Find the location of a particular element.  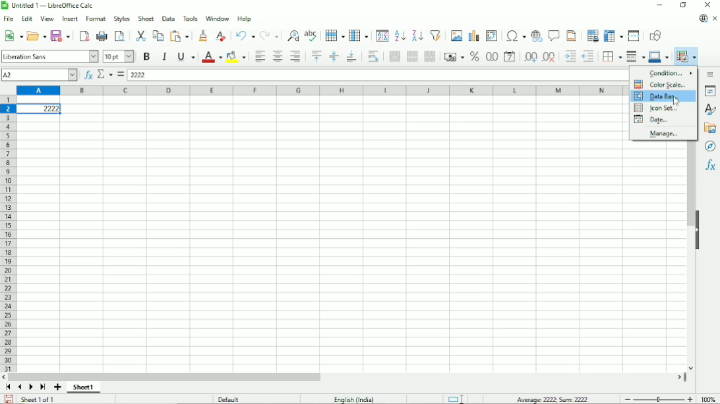

Styles is located at coordinates (121, 18).